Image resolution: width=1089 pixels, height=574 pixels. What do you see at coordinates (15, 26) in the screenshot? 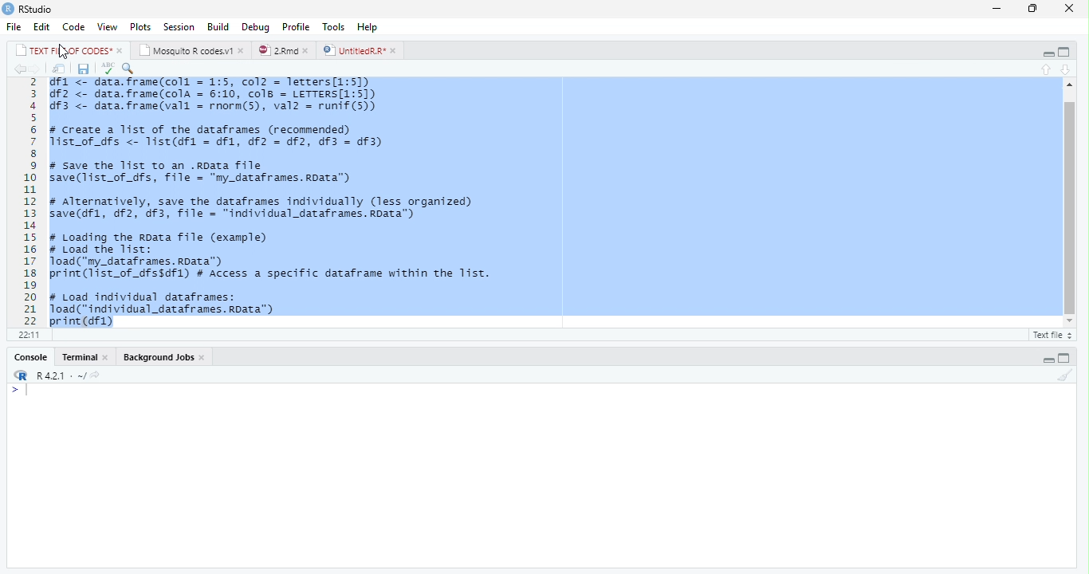
I see `File` at bounding box center [15, 26].